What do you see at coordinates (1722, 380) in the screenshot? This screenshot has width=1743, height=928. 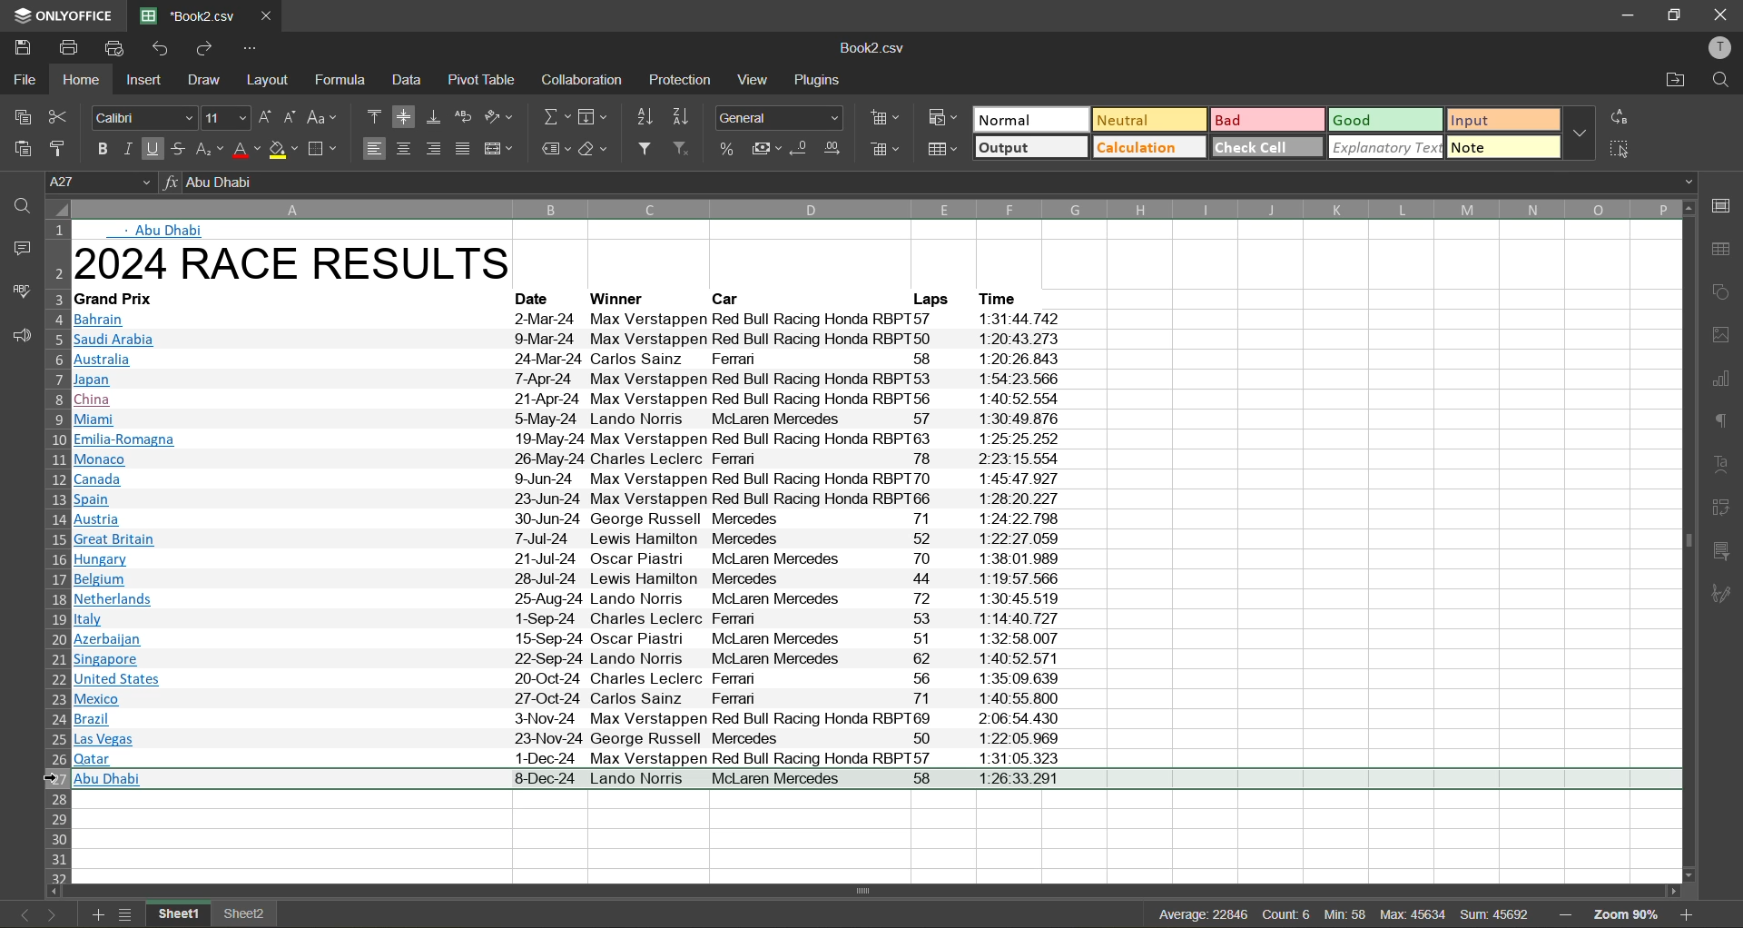 I see `charts` at bounding box center [1722, 380].